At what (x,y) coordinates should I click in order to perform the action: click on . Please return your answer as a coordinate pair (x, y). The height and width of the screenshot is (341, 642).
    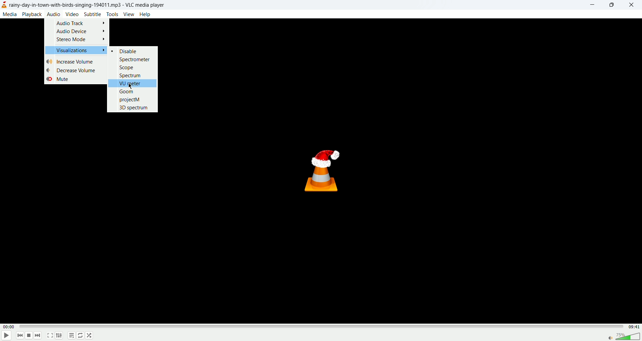
    Looking at the image, I should click on (134, 59).